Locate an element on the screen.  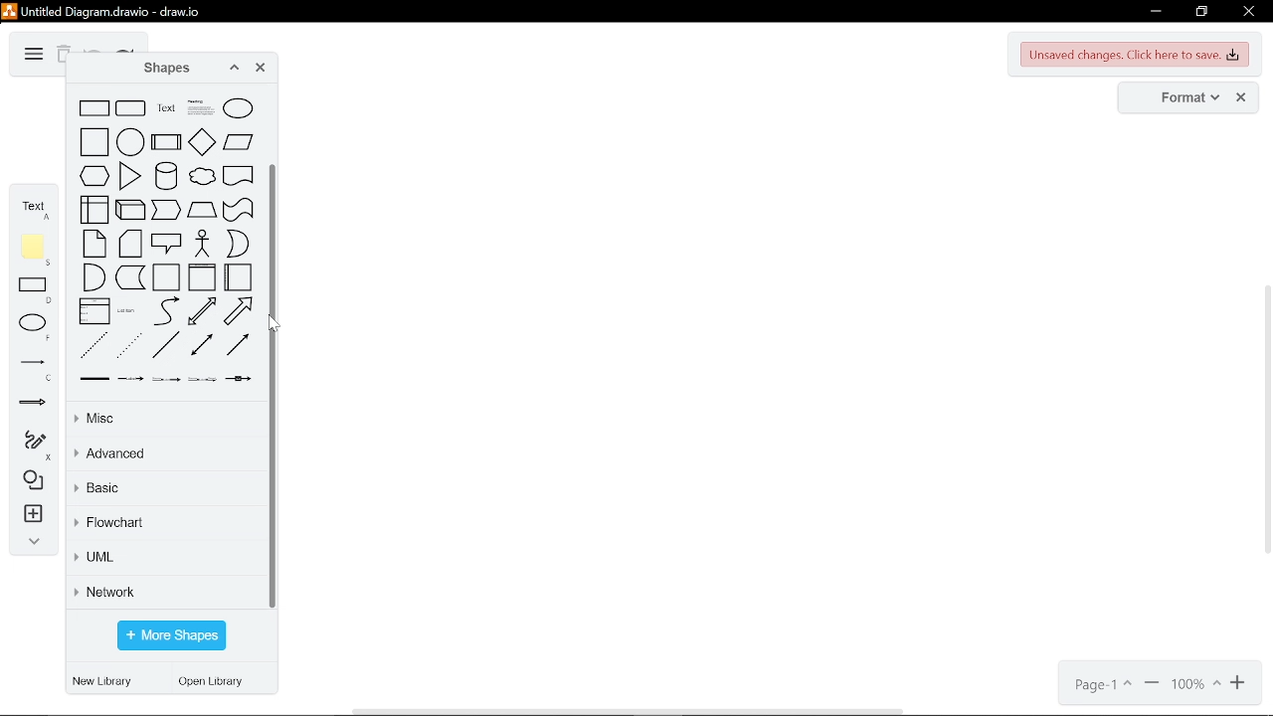
mouse up is located at coordinates (273, 326).